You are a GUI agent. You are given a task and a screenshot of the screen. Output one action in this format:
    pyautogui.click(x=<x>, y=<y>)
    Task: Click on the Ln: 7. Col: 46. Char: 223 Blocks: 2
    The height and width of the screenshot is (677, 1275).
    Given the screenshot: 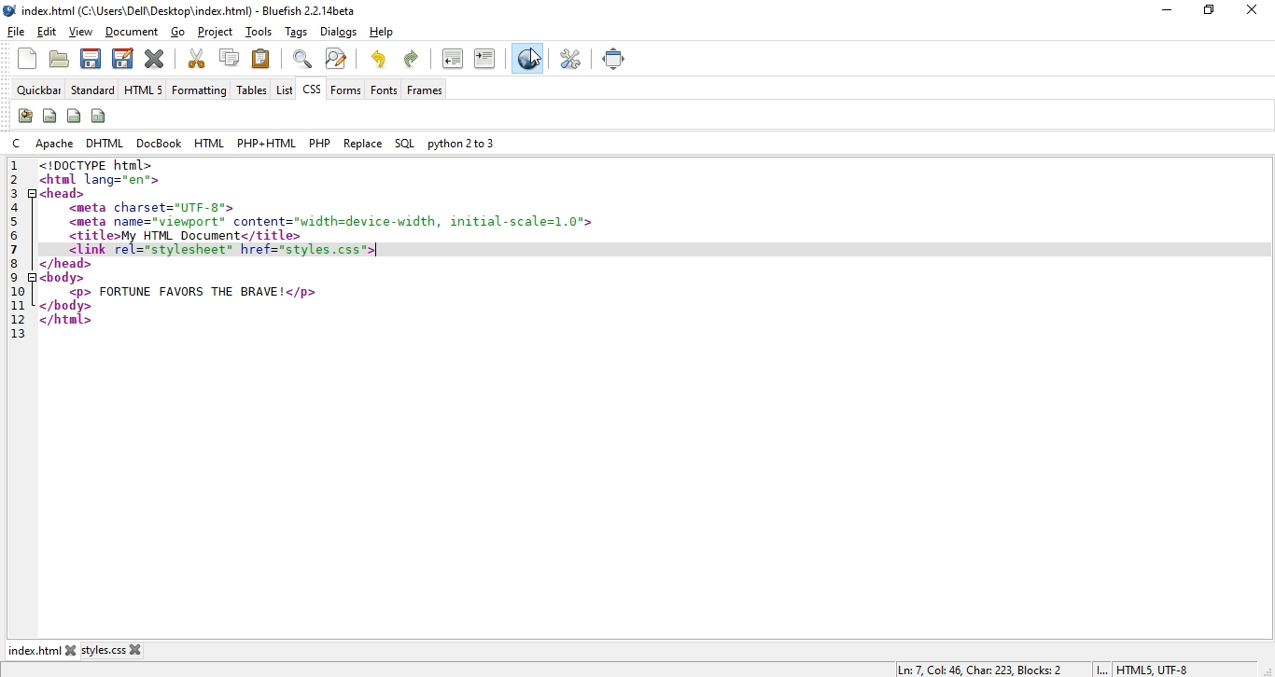 What is the action you would take?
    pyautogui.click(x=980, y=669)
    